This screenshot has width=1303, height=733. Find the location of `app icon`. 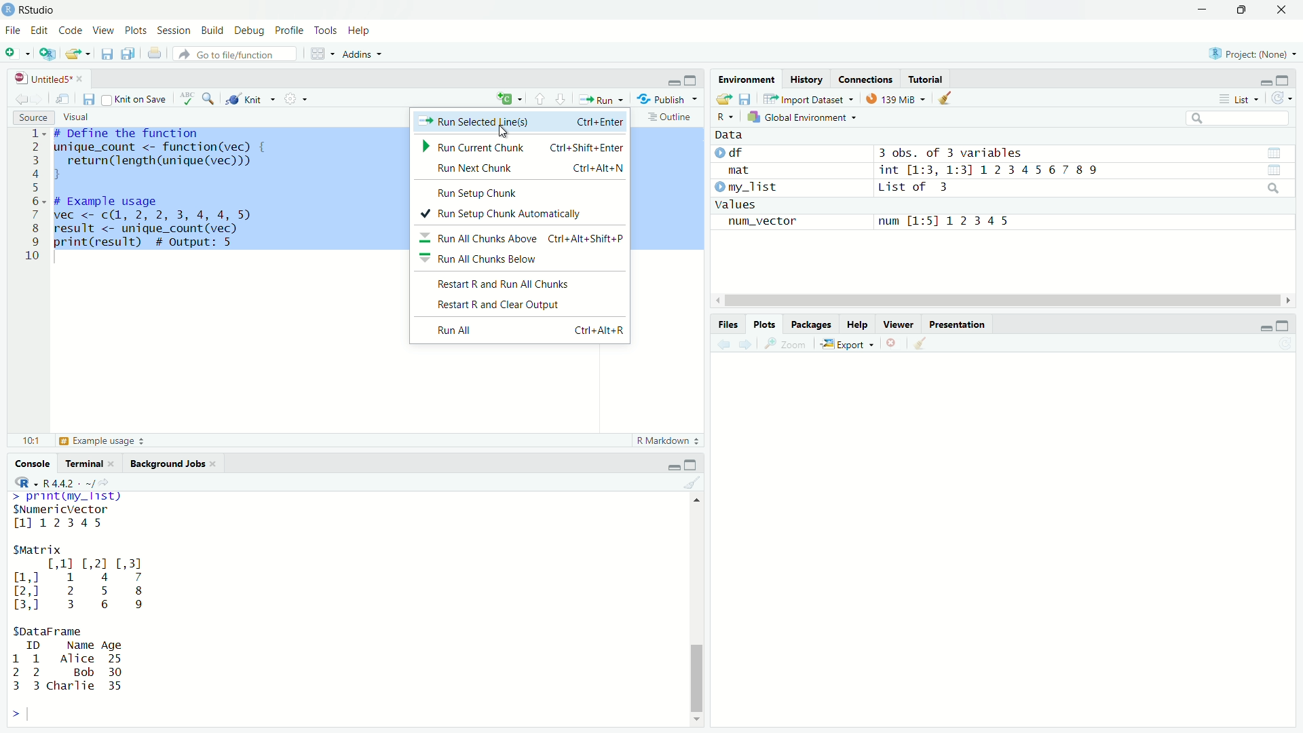

app icon is located at coordinates (8, 10).